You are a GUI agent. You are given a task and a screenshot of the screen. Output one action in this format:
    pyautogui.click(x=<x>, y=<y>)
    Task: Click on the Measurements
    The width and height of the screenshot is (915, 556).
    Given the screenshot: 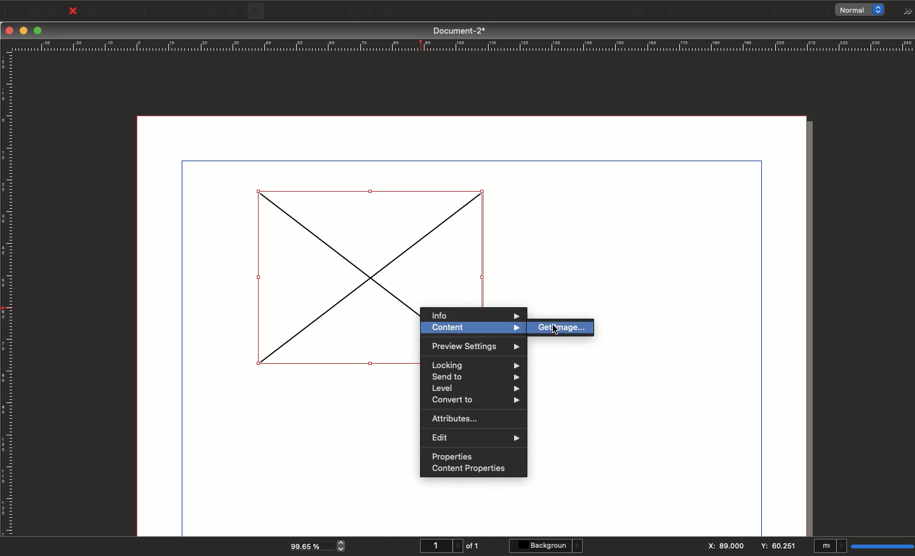 What is the action you would take?
    pyautogui.click(x=615, y=11)
    